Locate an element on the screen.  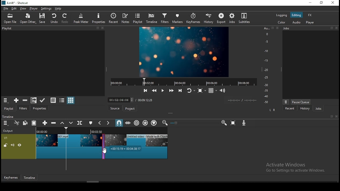
ripple is located at coordinates (137, 123).